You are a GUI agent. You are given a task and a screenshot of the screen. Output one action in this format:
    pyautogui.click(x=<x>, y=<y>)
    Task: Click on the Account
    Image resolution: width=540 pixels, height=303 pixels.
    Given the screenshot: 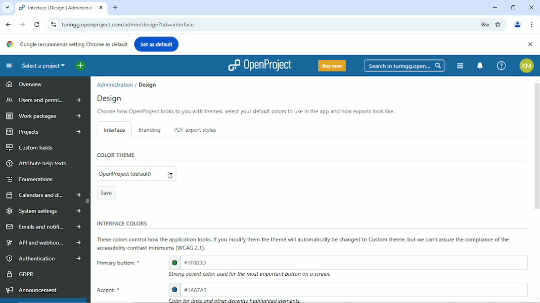 What is the action you would take?
    pyautogui.click(x=518, y=24)
    